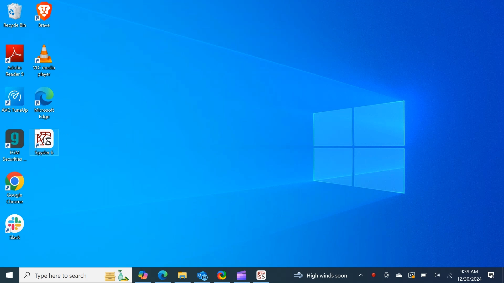 This screenshot has height=283, width=504. Describe the element at coordinates (437, 275) in the screenshot. I see `Speaker` at that location.